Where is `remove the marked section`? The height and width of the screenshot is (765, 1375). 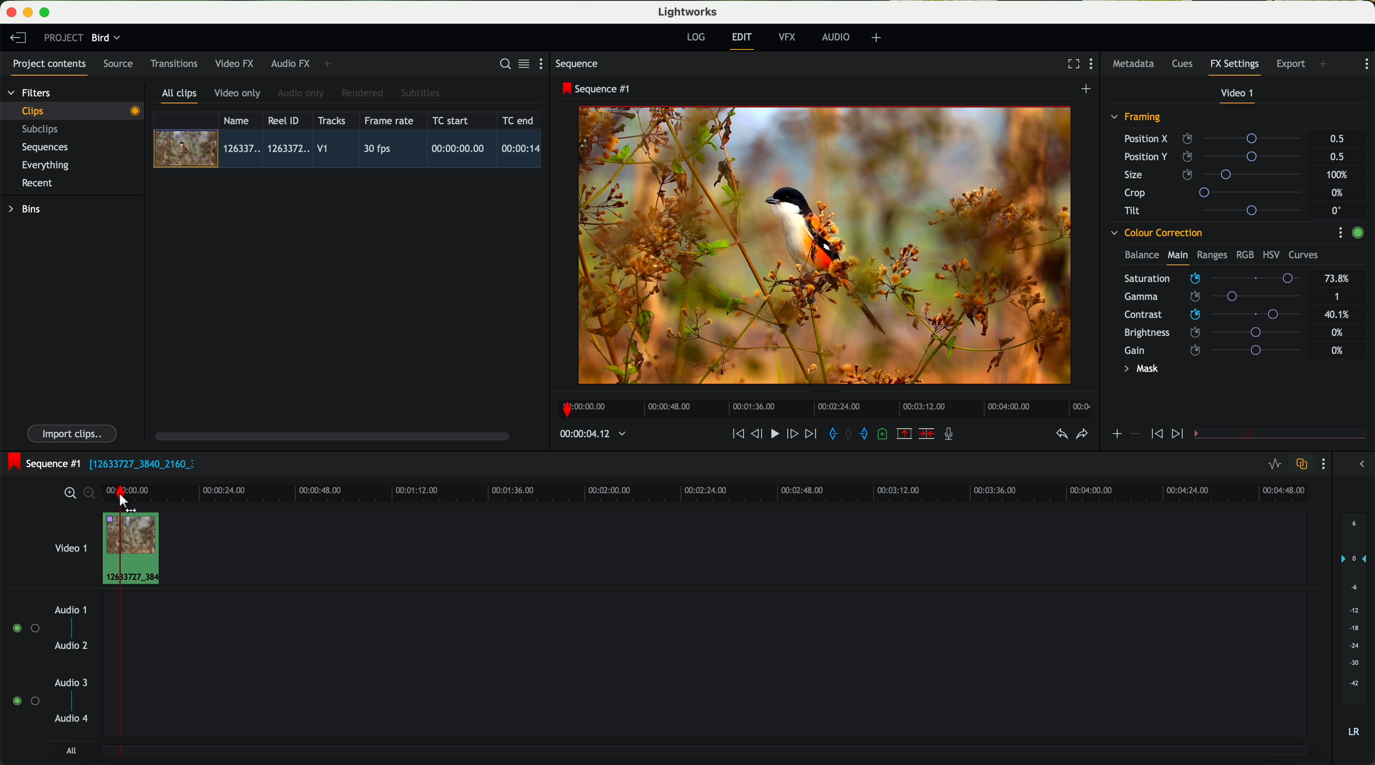
remove the marked section is located at coordinates (905, 434).